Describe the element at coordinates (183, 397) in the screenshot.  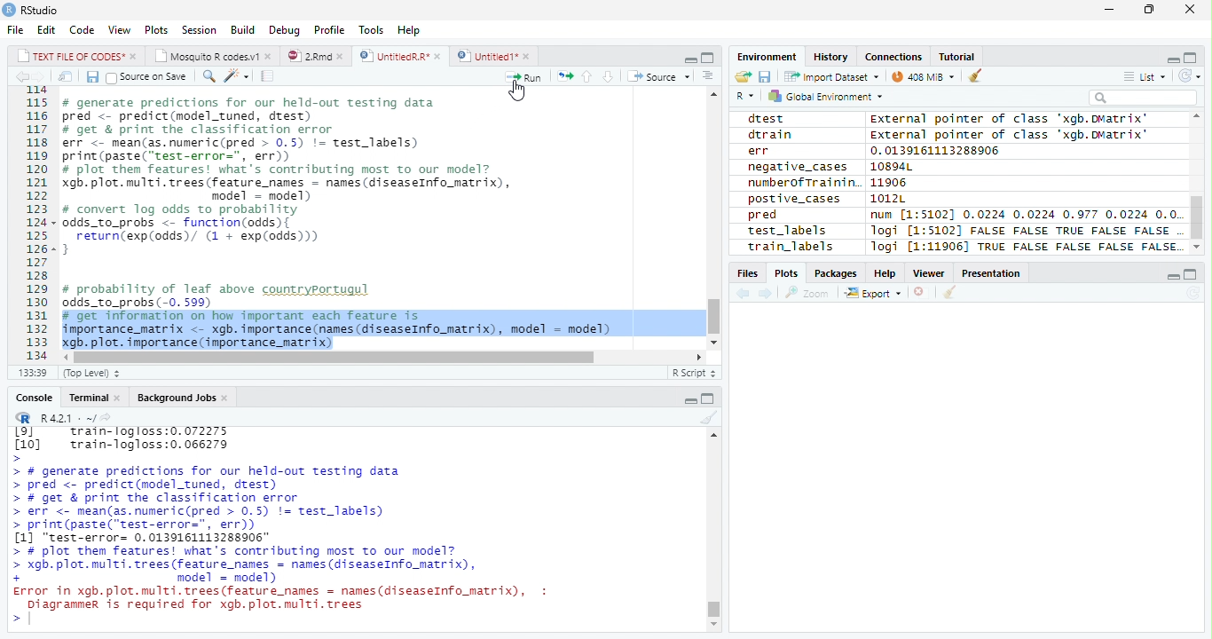
I see `Background Jobs` at that location.